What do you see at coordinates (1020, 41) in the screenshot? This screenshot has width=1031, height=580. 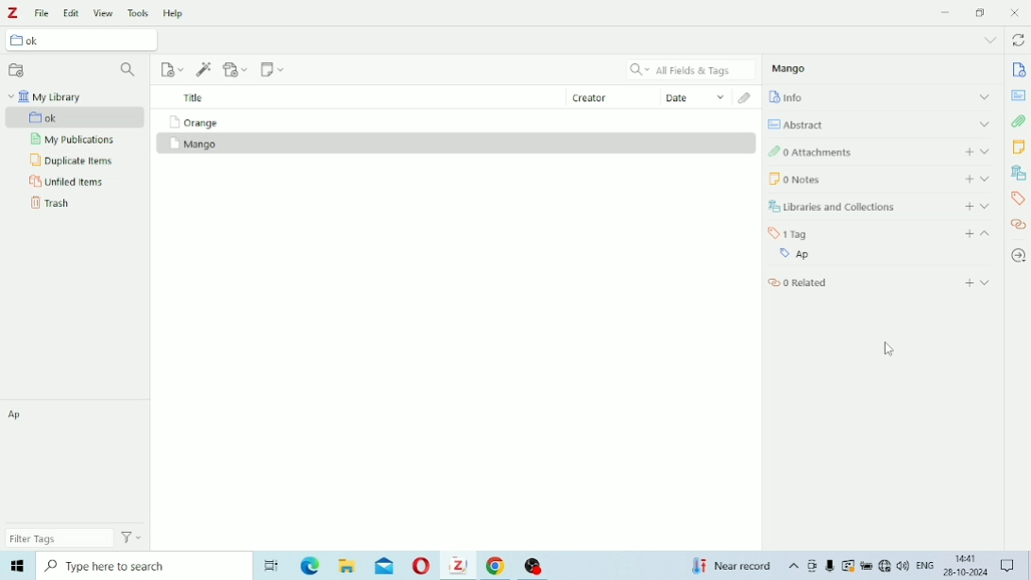 I see `Sync` at bounding box center [1020, 41].